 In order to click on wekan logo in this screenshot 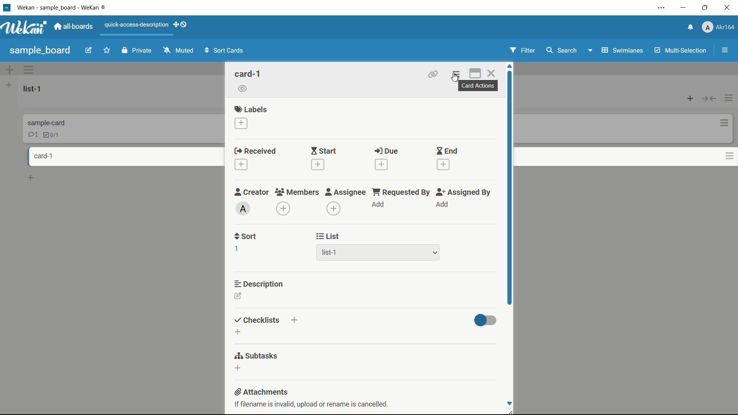, I will do `click(7, 8)`.